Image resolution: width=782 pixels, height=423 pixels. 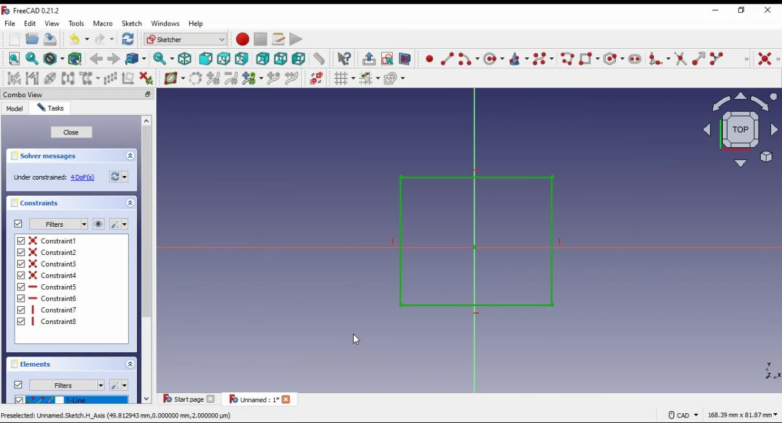 What do you see at coordinates (53, 263) in the screenshot?
I see `on/off constraint 3` at bounding box center [53, 263].